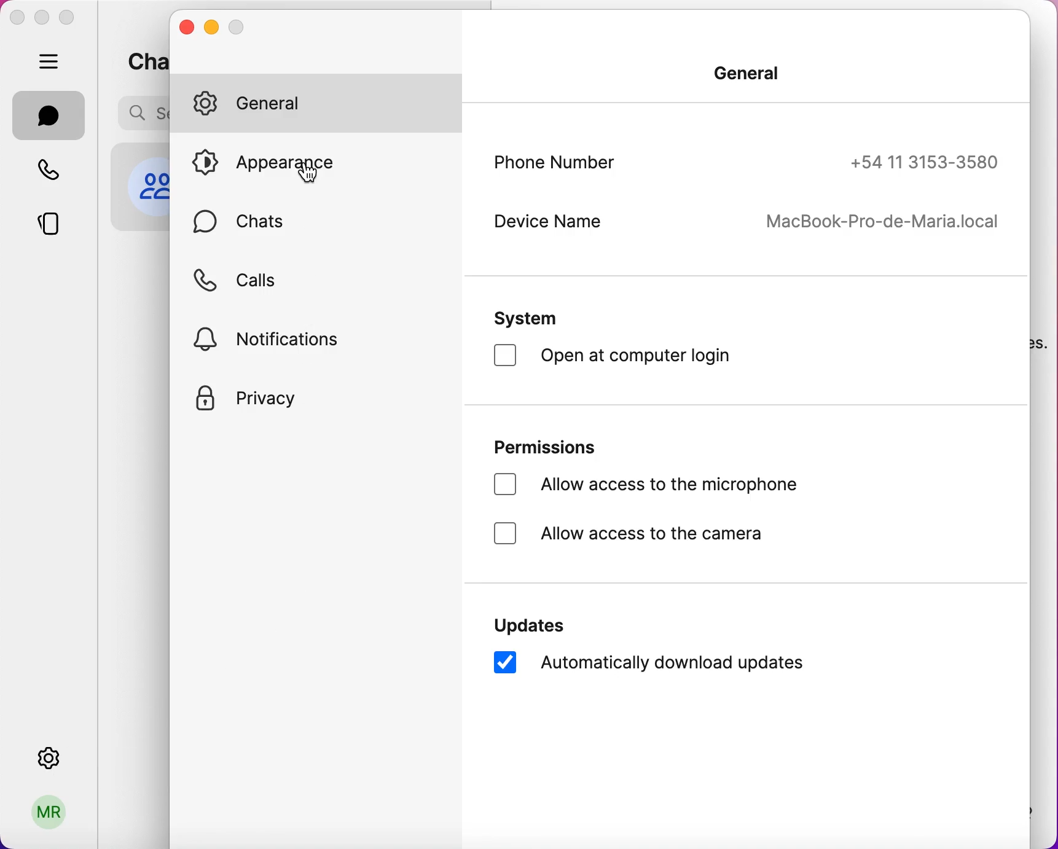  What do you see at coordinates (46, 756) in the screenshot?
I see `settings` at bounding box center [46, 756].